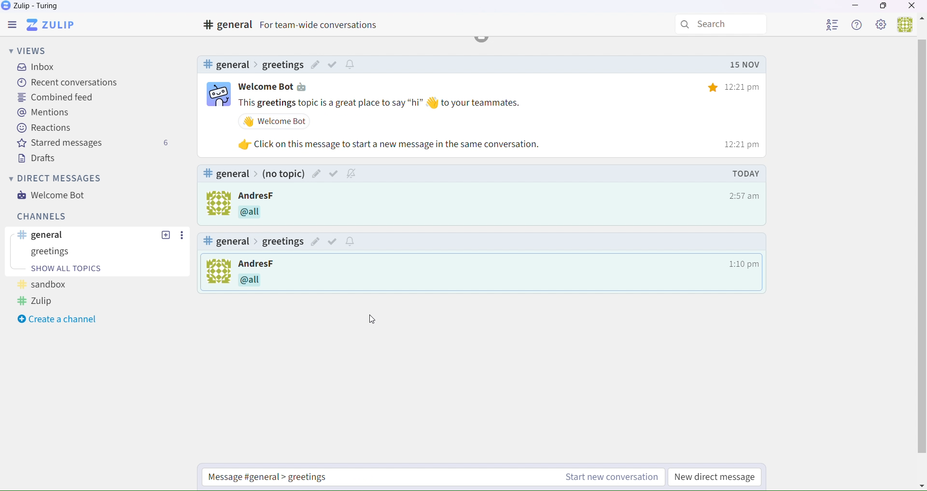 Image resolution: width=927 pixels, height=491 pixels. Describe the element at coordinates (721, 25) in the screenshot. I see `Search` at that location.